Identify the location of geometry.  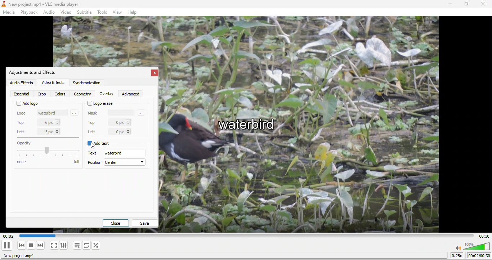
(82, 94).